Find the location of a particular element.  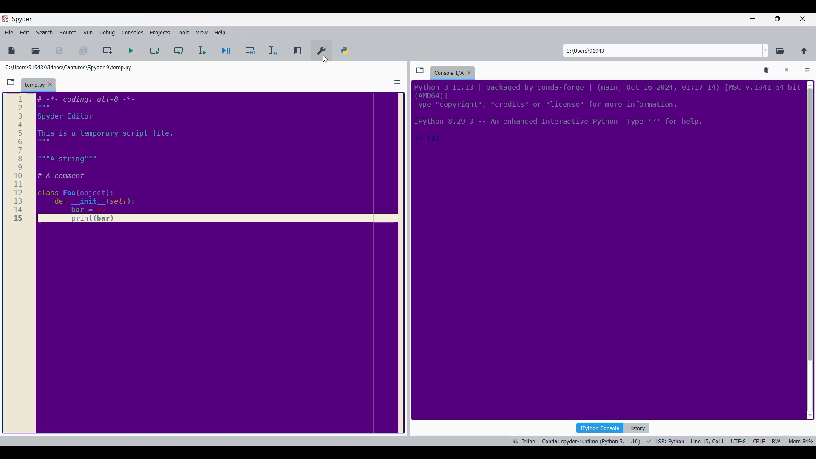

Browse tabs is located at coordinates (420, 70).